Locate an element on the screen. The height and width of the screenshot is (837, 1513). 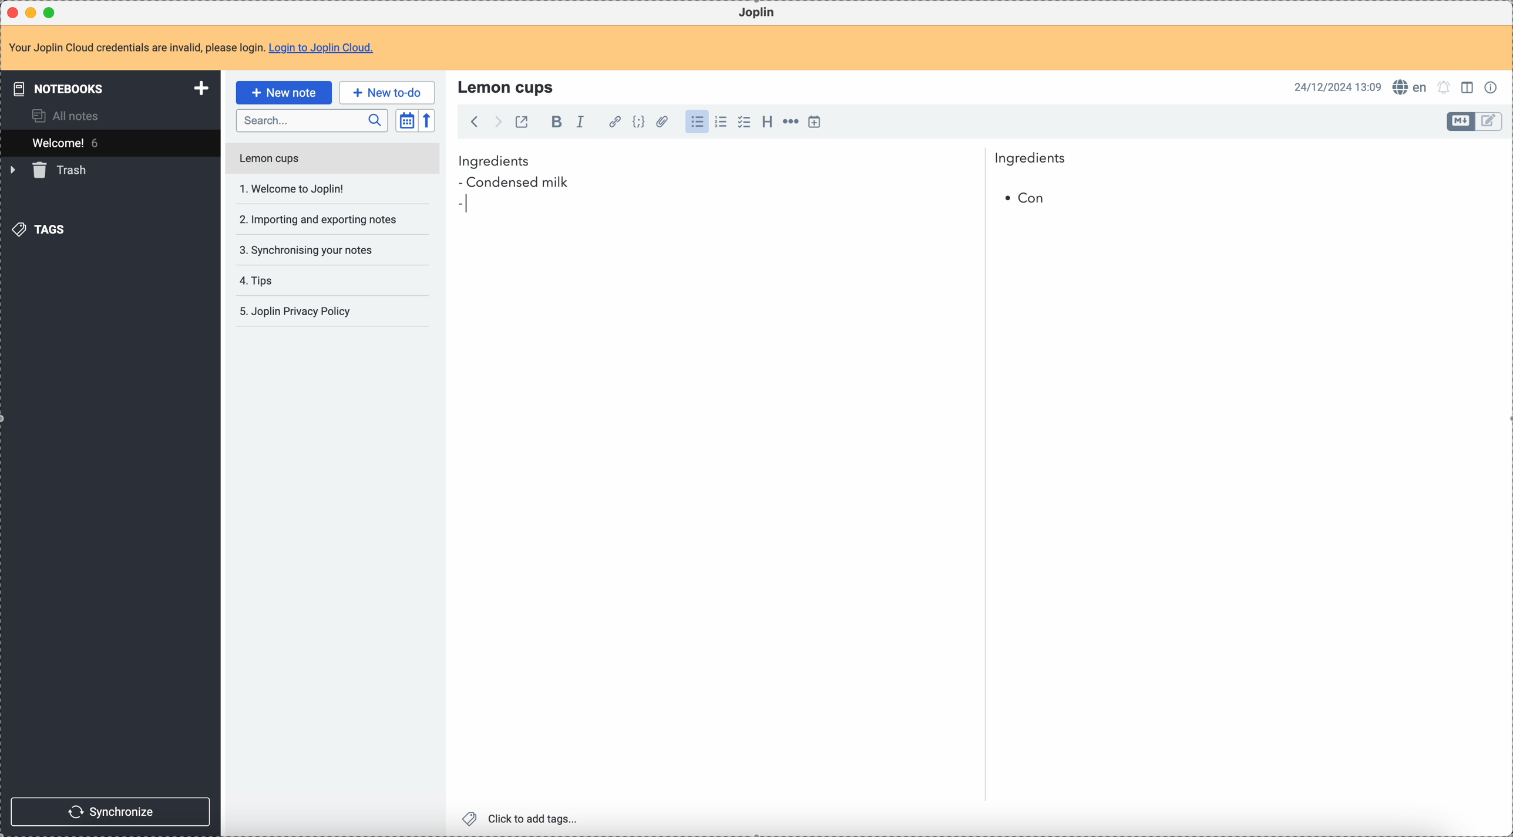
trash is located at coordinates (51, 170).